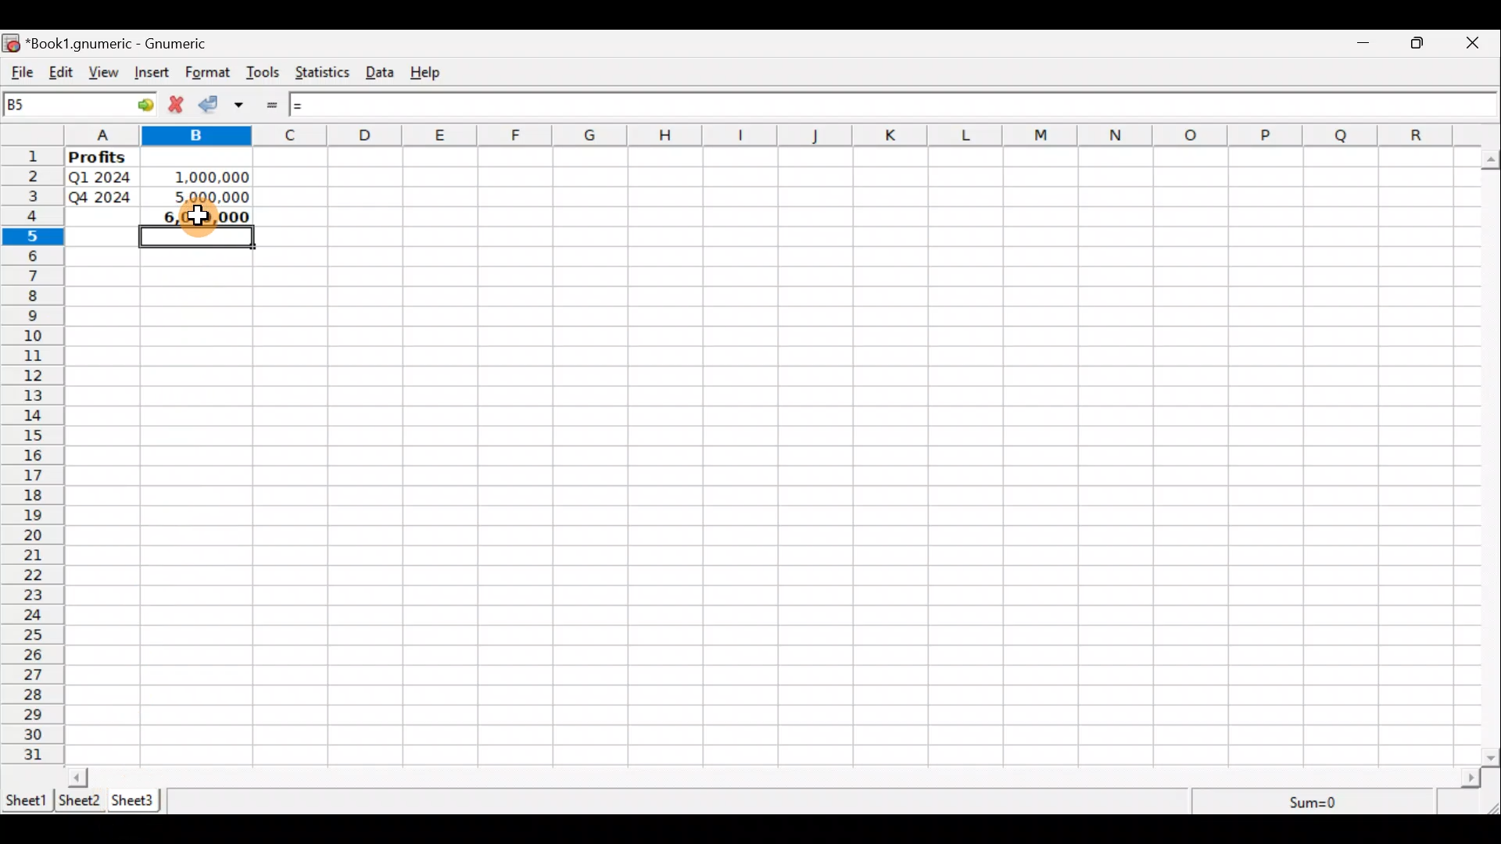 The image size is (1501, 844). I want to click on Cursor hovering on cell B4, so click(228, 216).